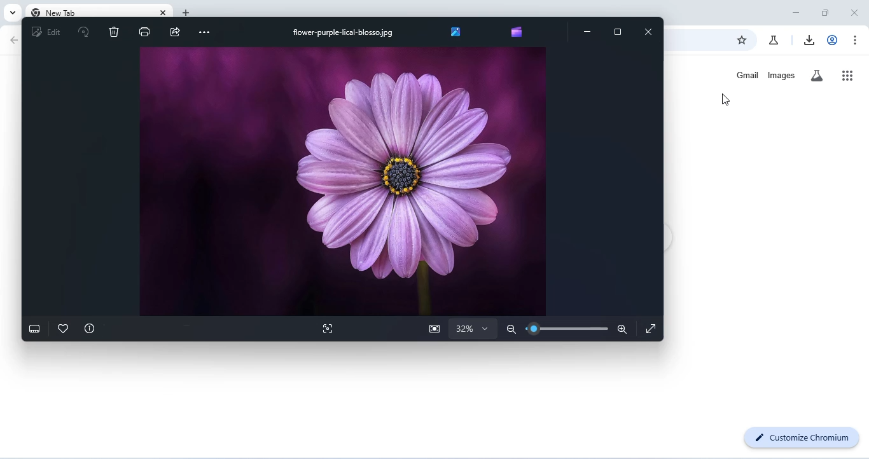 The image size is (869, 459). What do you see at coordinates (456, 32) in the screenshot?
I see `browse all your photos and videos` at bounding box center [456, 32].